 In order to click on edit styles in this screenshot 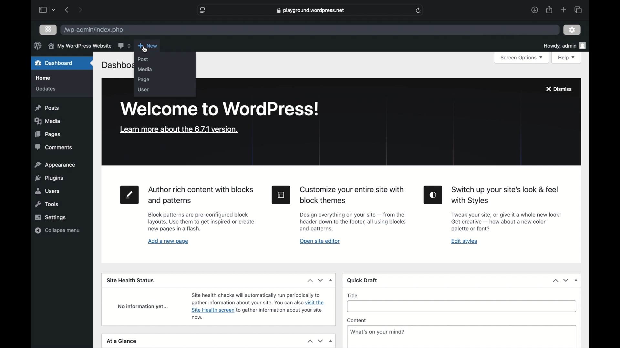, I will do `click(465, 241)`.